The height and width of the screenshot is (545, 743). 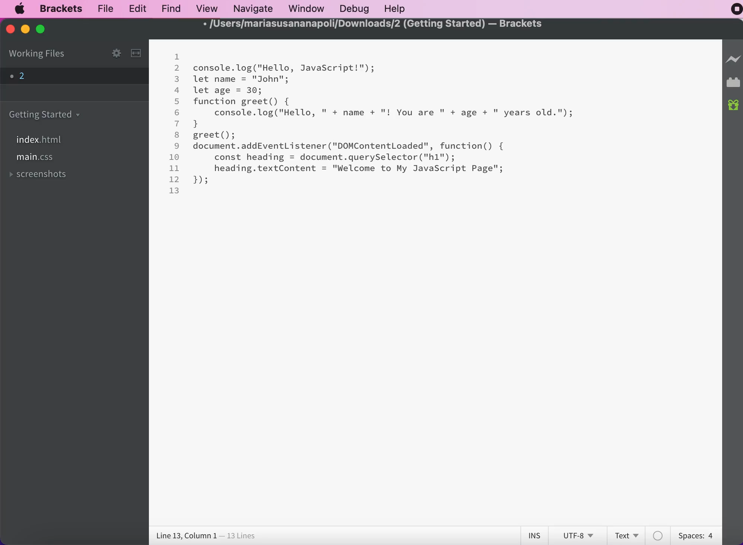 I want to click on new build of brackets, so click(x=733, y=107).